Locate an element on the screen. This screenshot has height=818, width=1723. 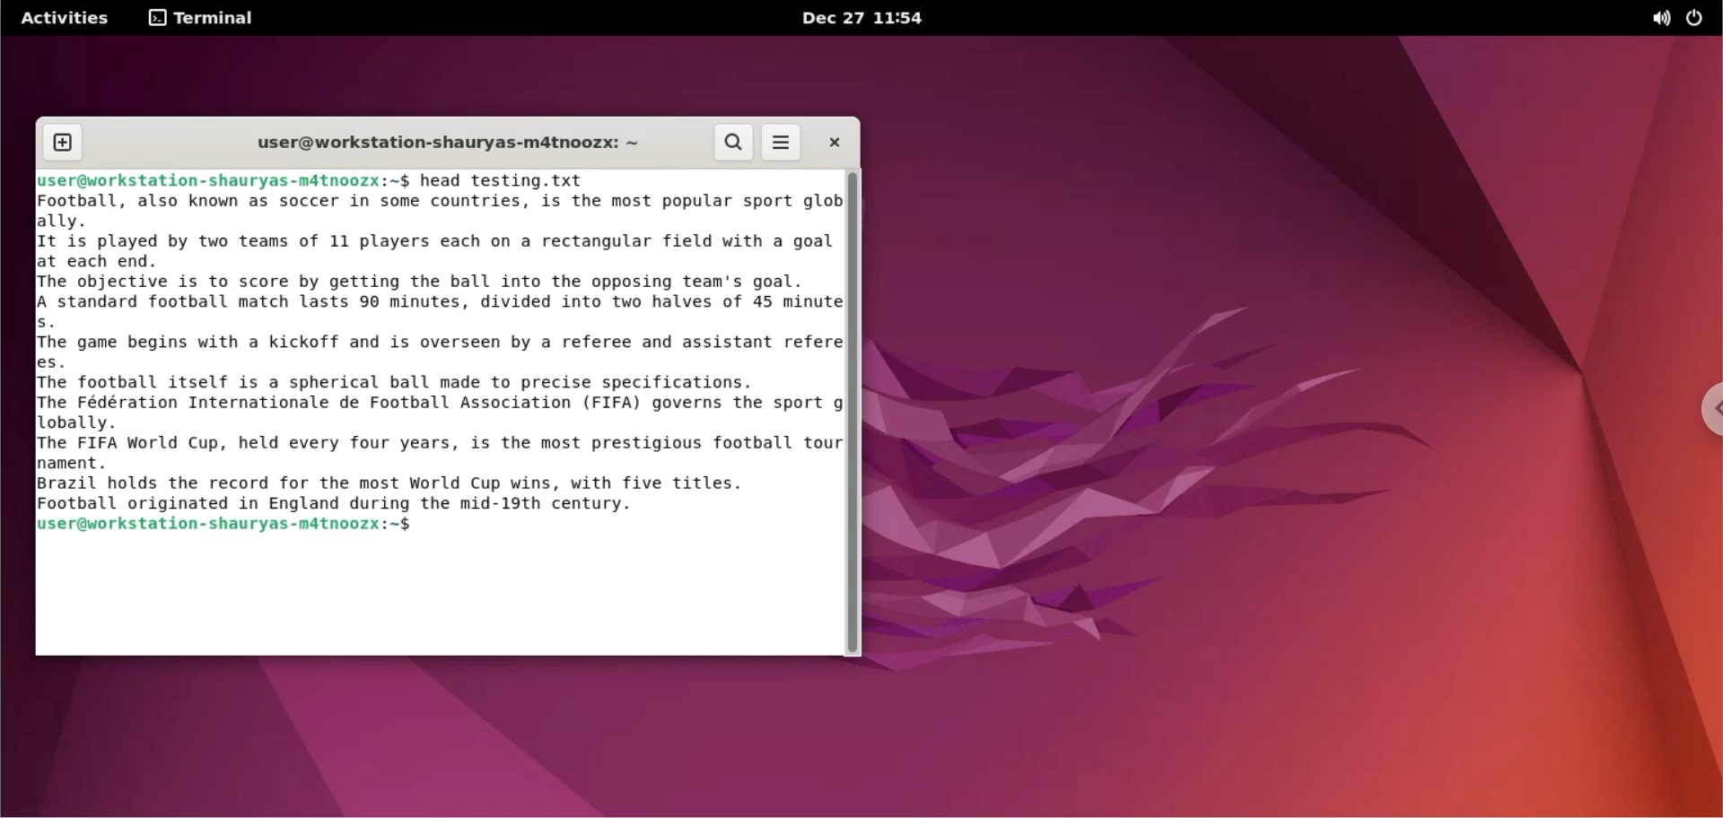
head testing.txt : command to view top 10 lines is located at coordinates (508, 183).